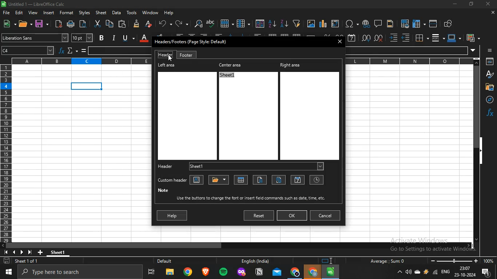 Image resolution: width=497 pixels, height=279 pixels. I want to click on border color, so click(453, 37).